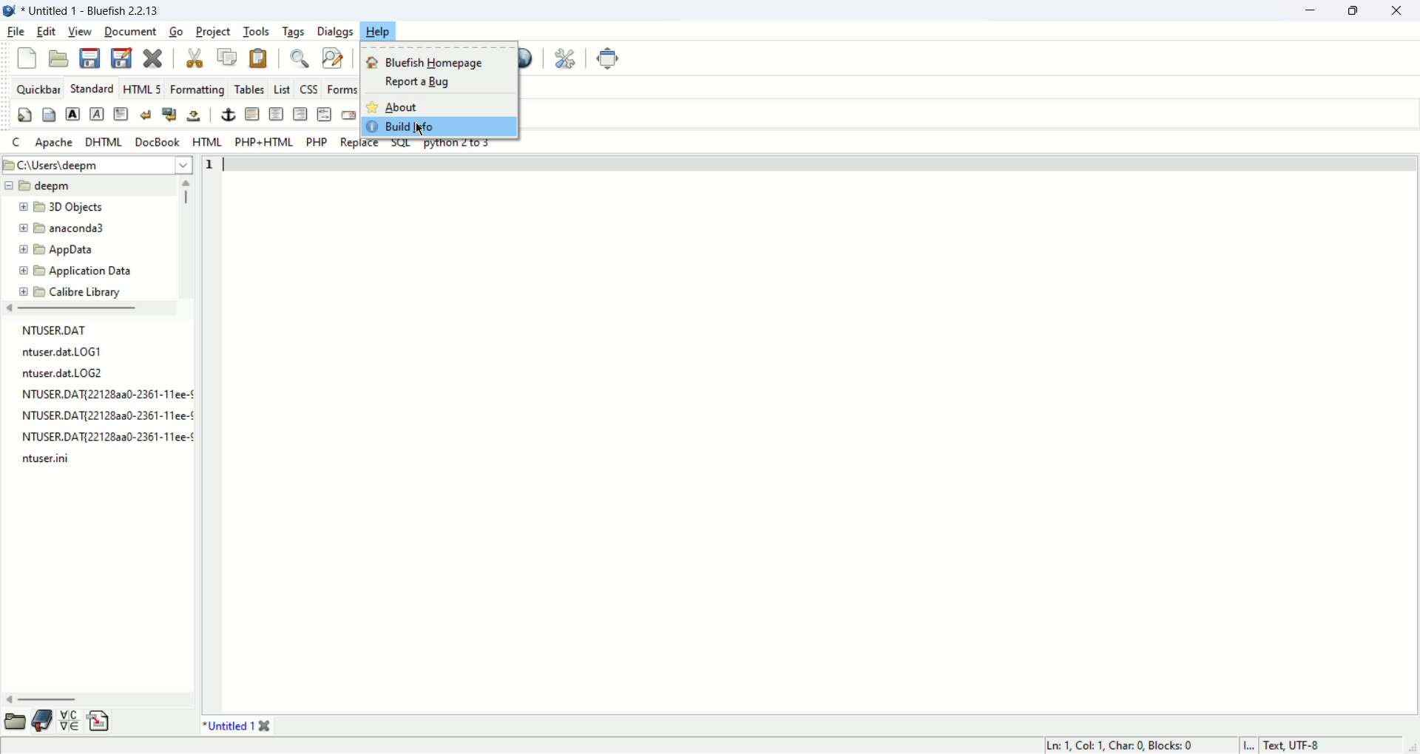 This screenshot has width=1420, height=754. I want to click on bookmarks, so click(42, 722).